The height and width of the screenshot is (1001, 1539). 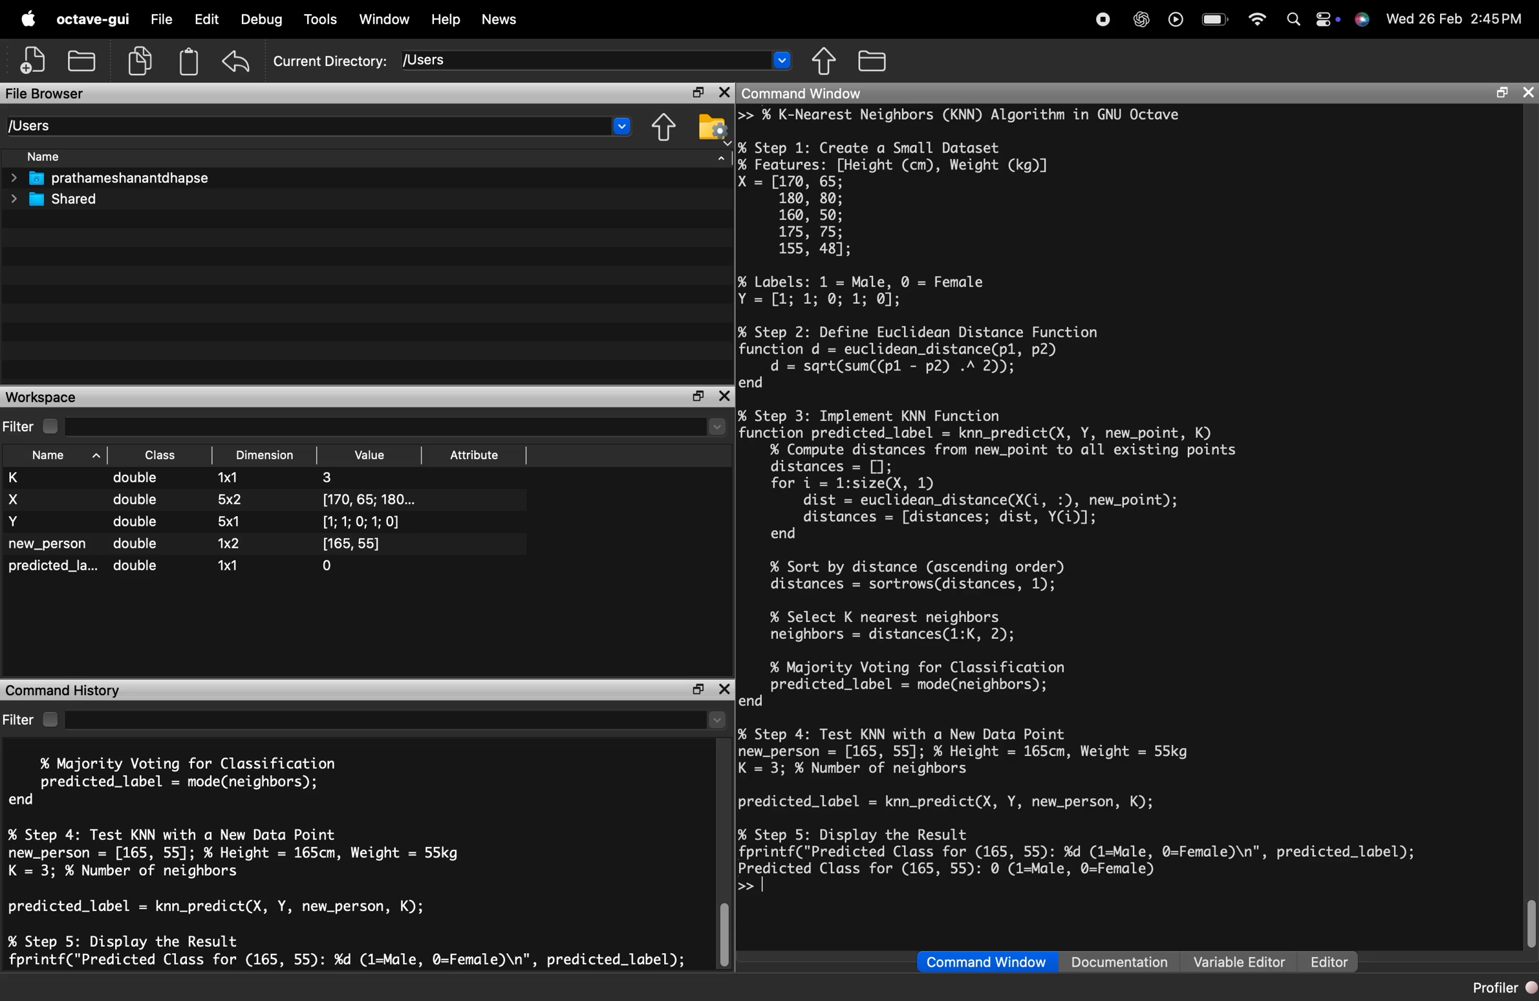 I want to click on copy, so click(x=140, y=60).